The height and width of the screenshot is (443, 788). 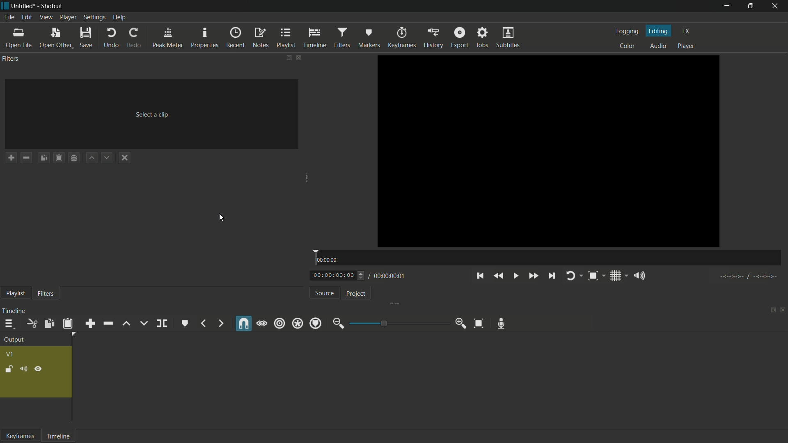 I want to click on zoom timeline to fit, so click(x=479, y=323).